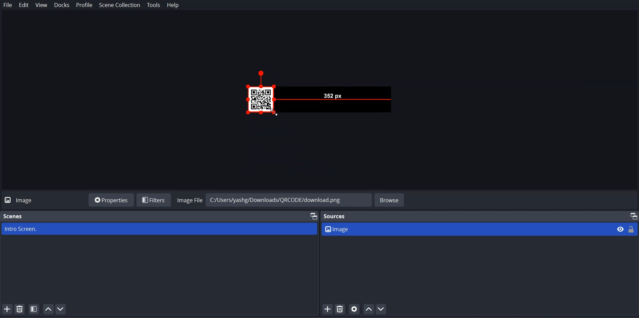 The image size is (639, 318). I want to click on Open Source Properties, so click(355, 309).